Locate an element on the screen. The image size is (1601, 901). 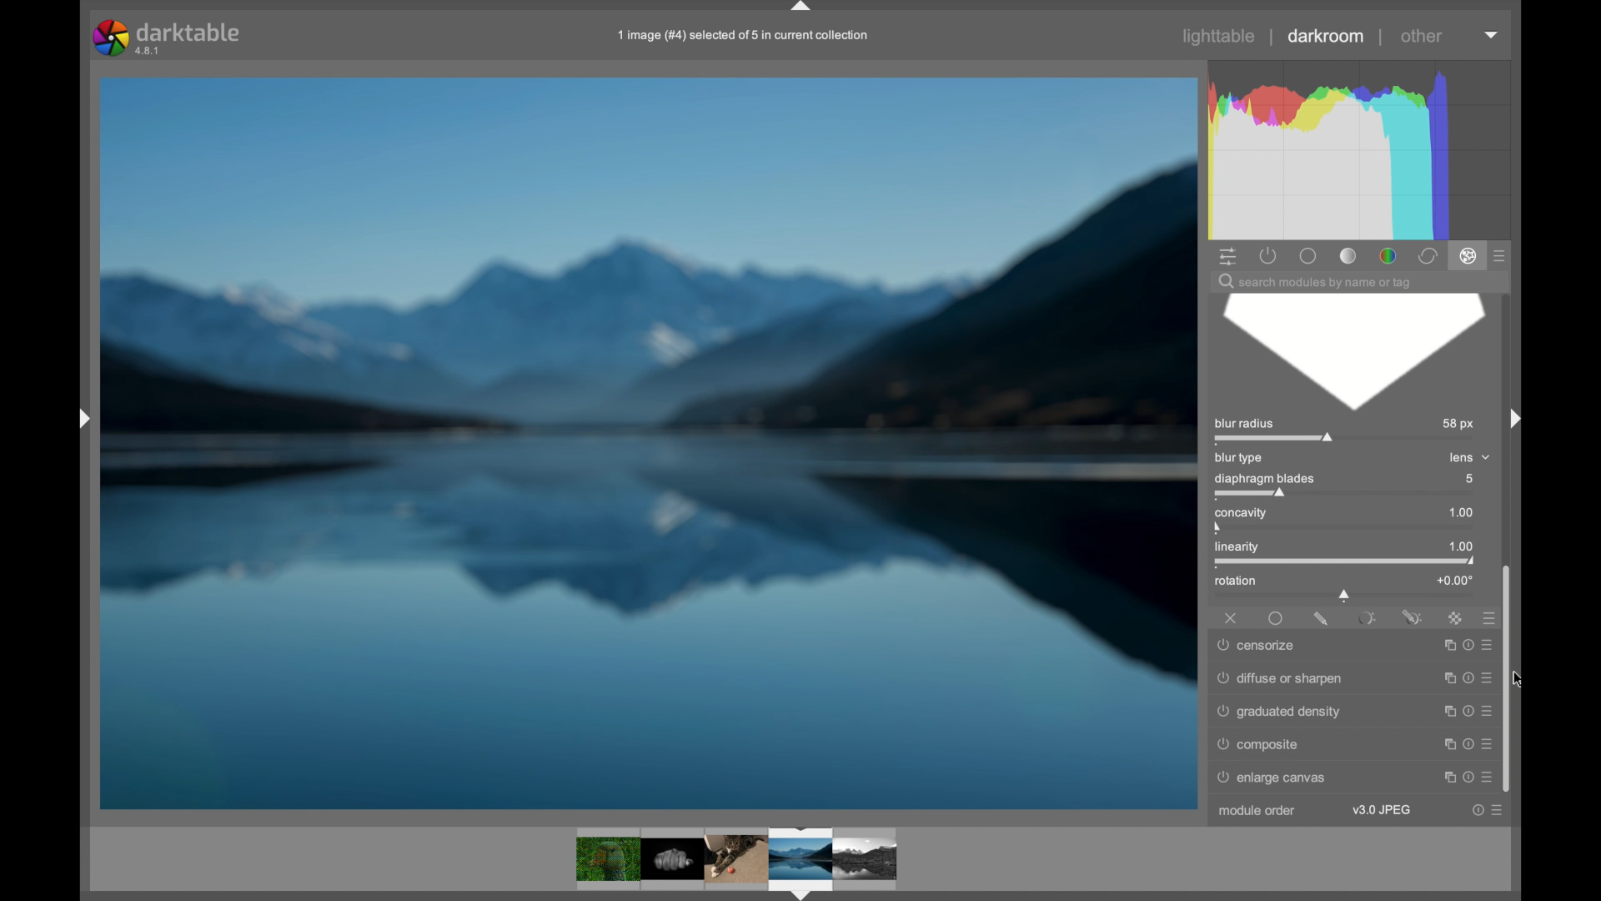
help is located at coordinates (1466, 675).